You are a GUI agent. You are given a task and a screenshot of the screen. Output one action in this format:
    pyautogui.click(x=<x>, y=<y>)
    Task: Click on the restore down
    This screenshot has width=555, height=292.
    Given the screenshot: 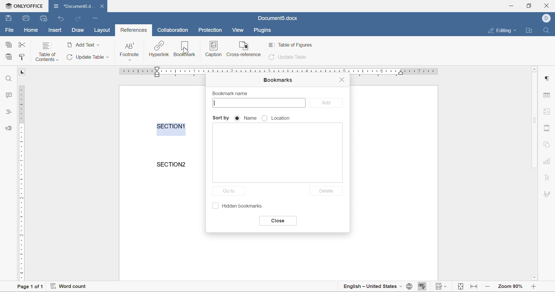 What is the action you would take?
    pyautogui.click(x=528, y=5)
    